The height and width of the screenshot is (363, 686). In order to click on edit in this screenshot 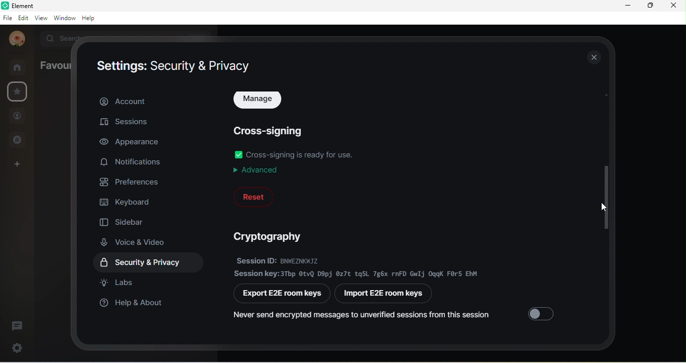, I will do `click(24, 18)`.